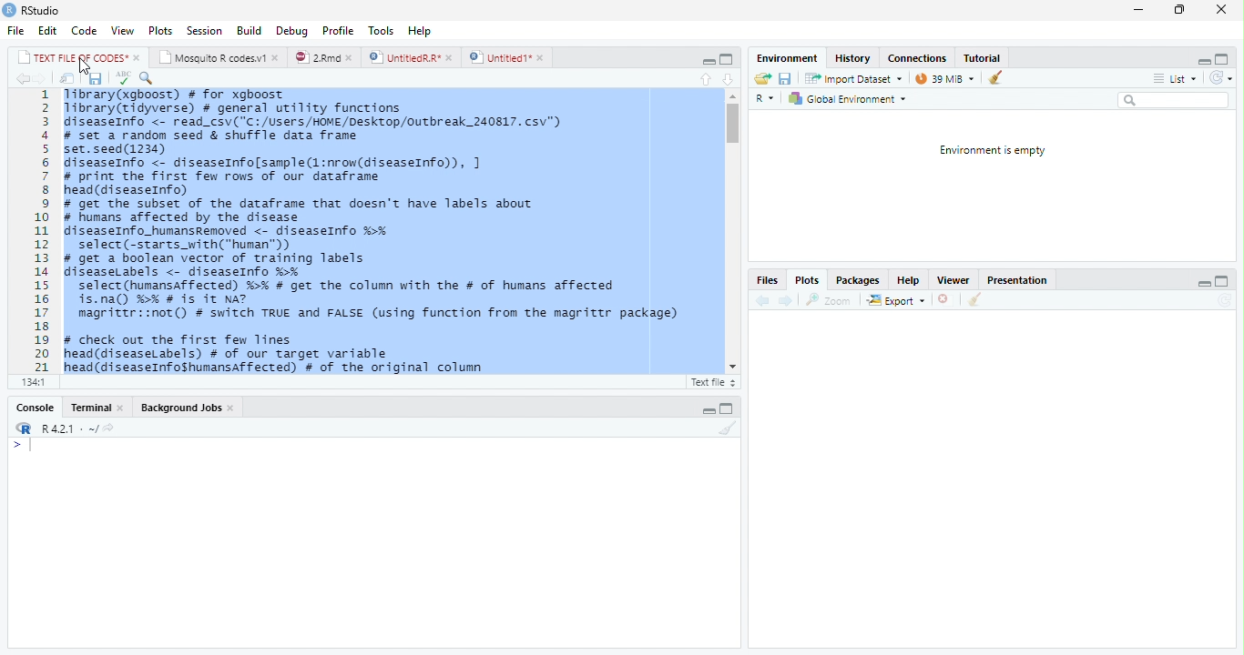  Describe the element at coordinates (1174, 77) in the screenshot. I see `List` at that location.